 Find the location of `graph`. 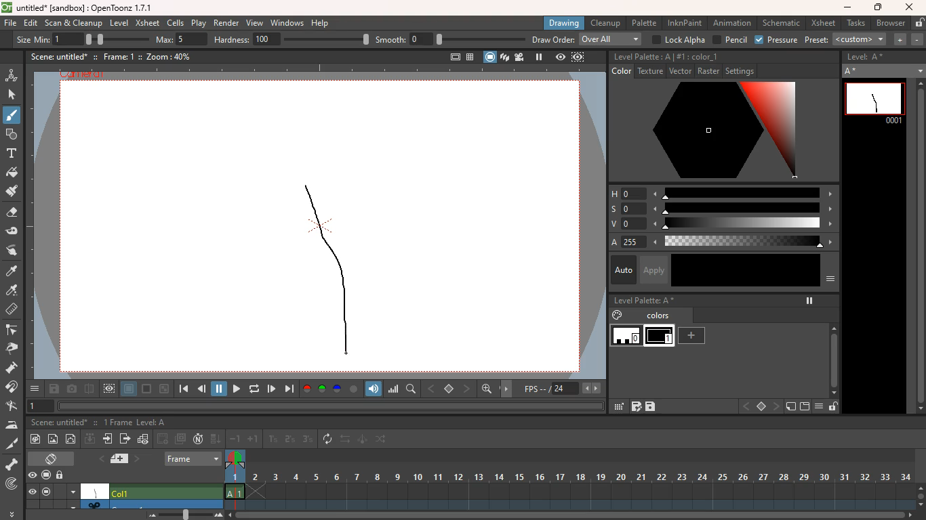

graph is located at coordinates (144, 439).